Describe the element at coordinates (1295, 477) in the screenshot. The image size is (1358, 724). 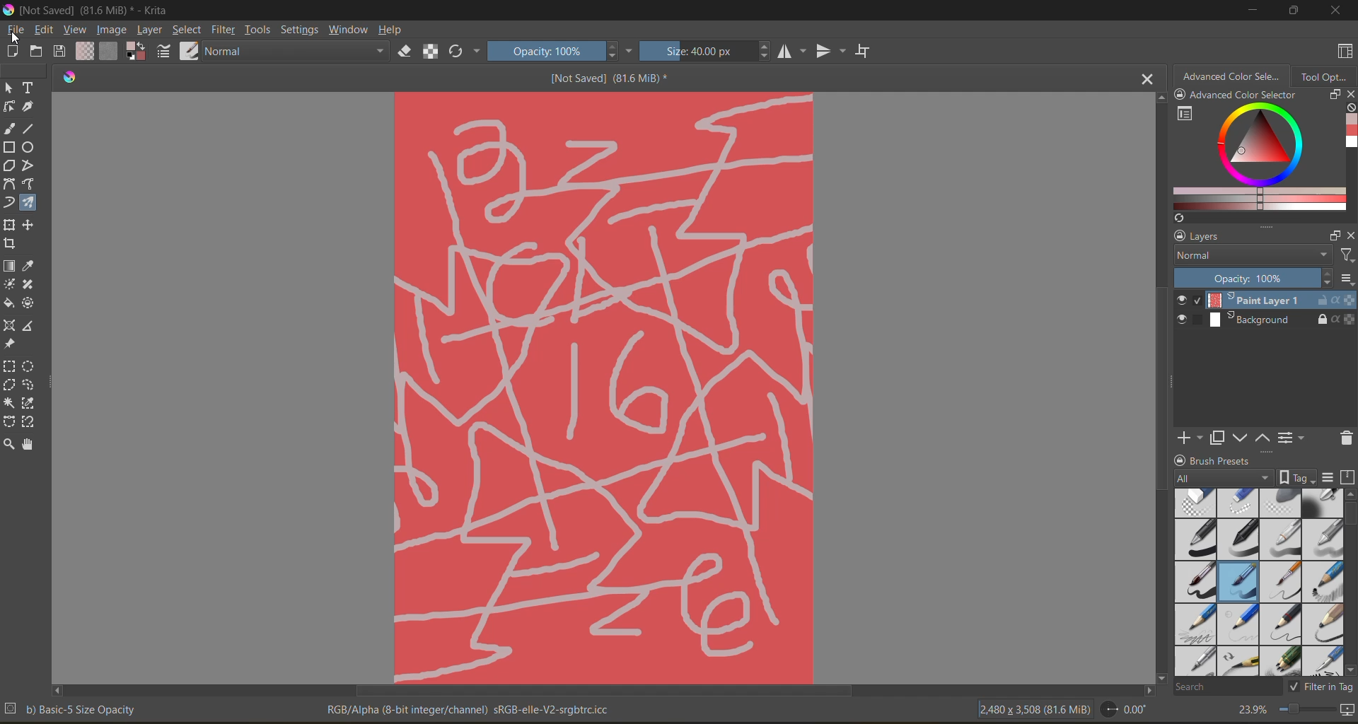
I see `show tag` at that location.